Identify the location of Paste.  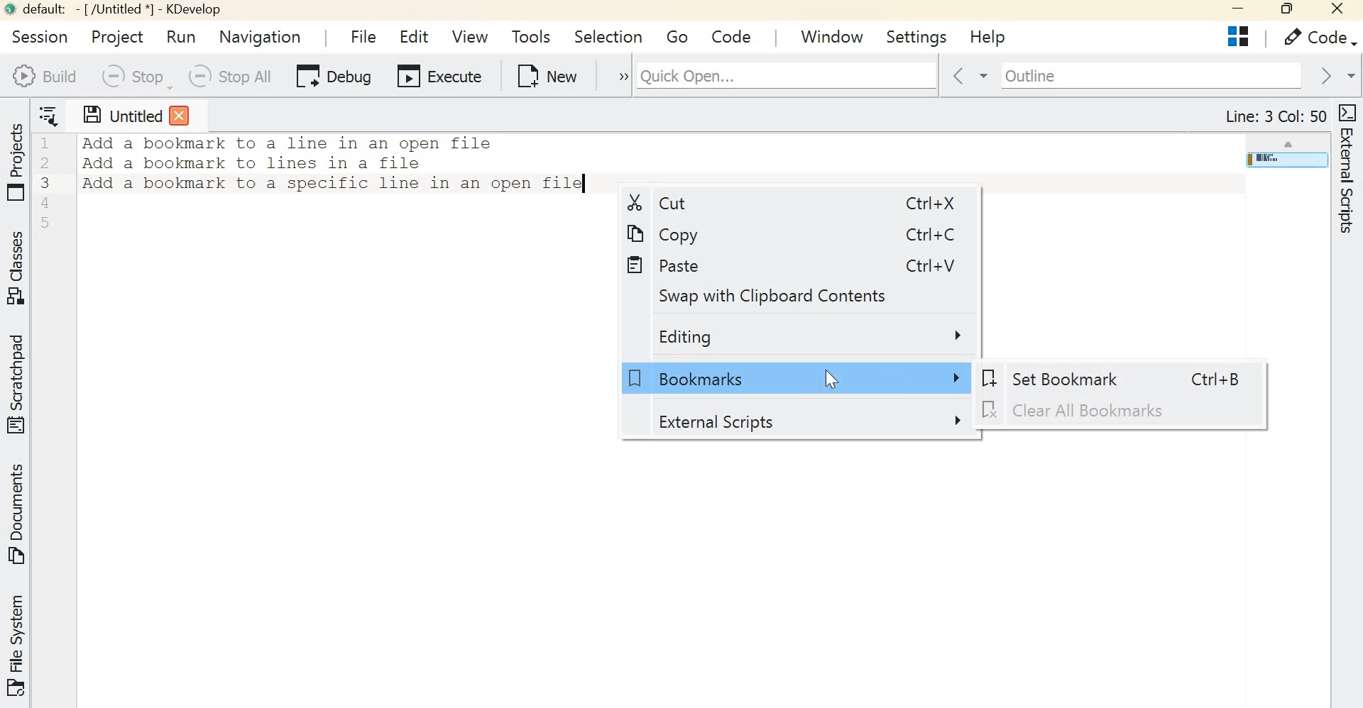
(667, 265).